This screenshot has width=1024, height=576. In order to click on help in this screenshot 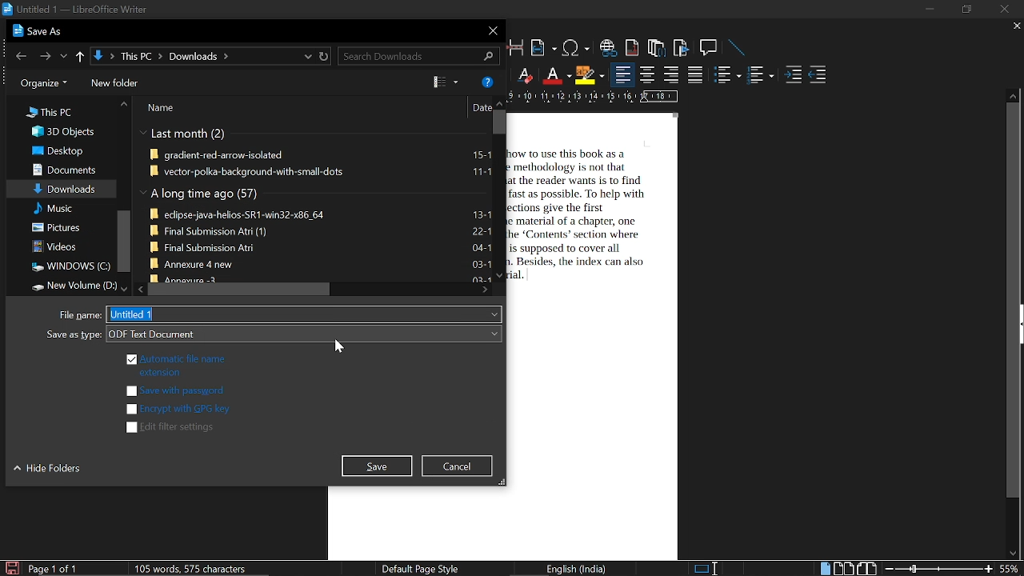, I will do `click(487, 81)`.